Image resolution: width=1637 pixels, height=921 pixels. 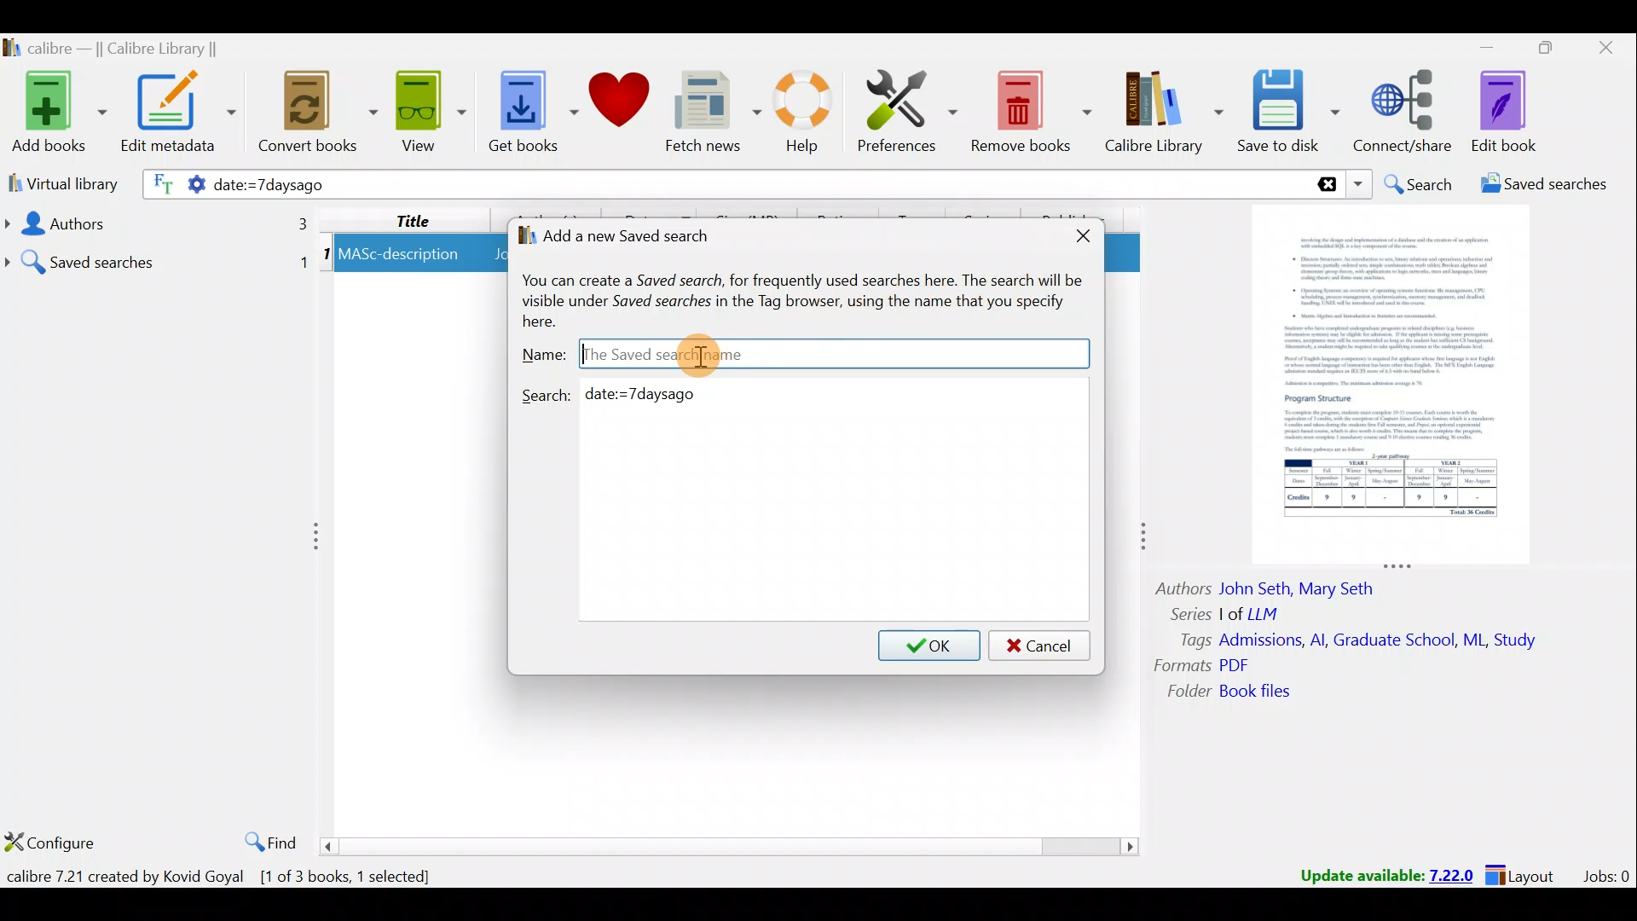 What do you see at coordinates (266, 839) in the screenshot?
I see `Find` at bounding box center [266, 839].